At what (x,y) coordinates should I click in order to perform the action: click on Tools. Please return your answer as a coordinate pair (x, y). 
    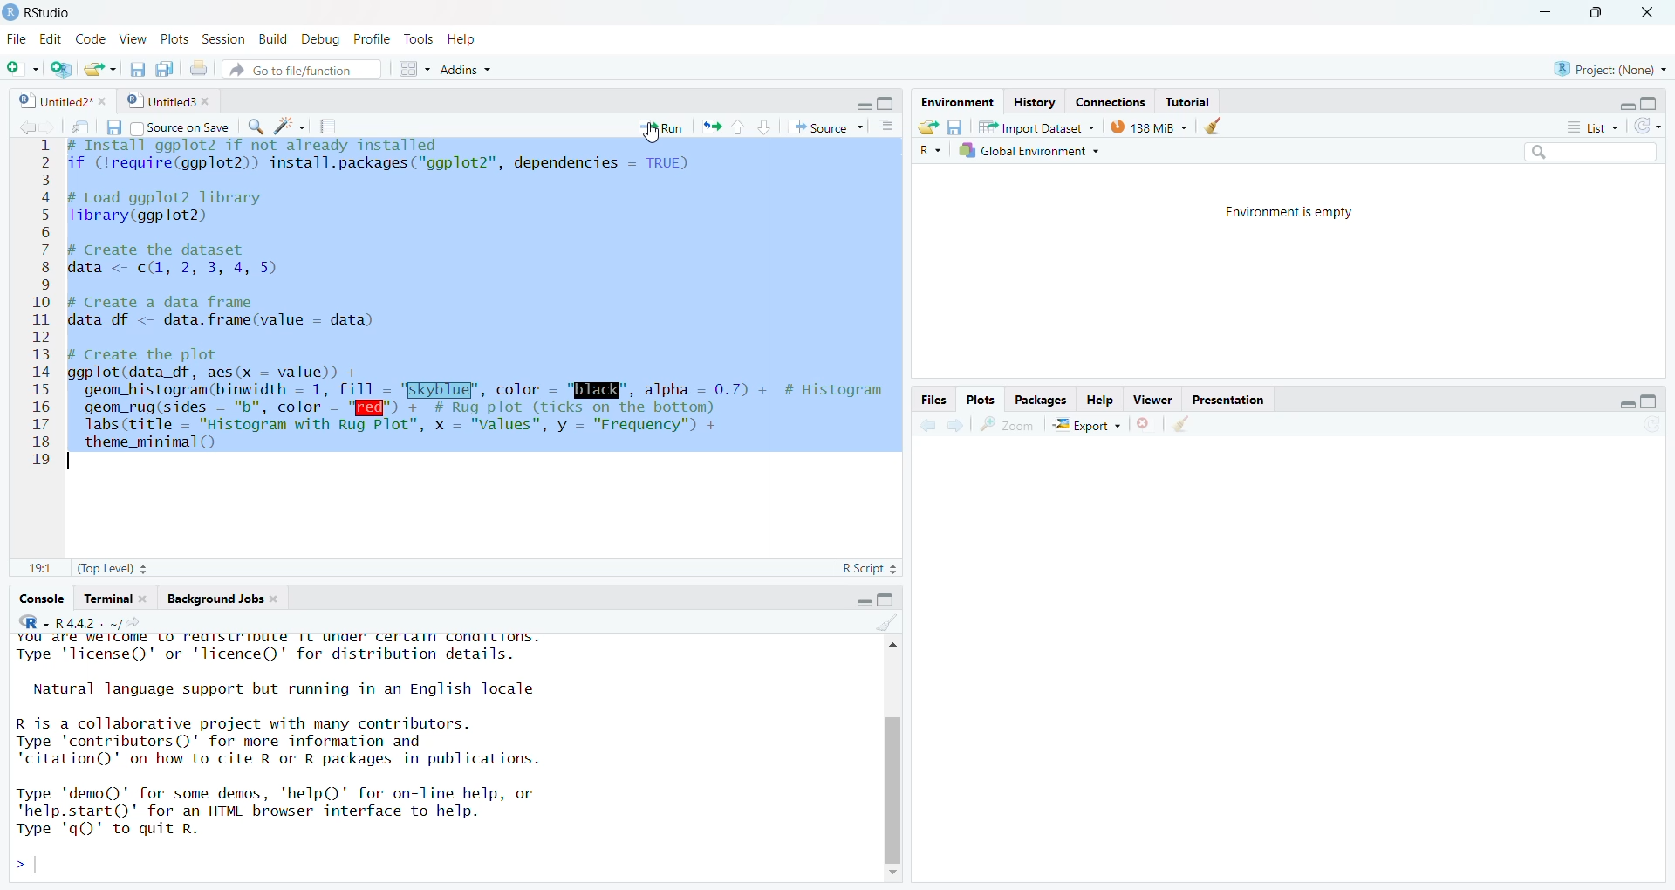
    Looking at the image, I should click on (415, 37).